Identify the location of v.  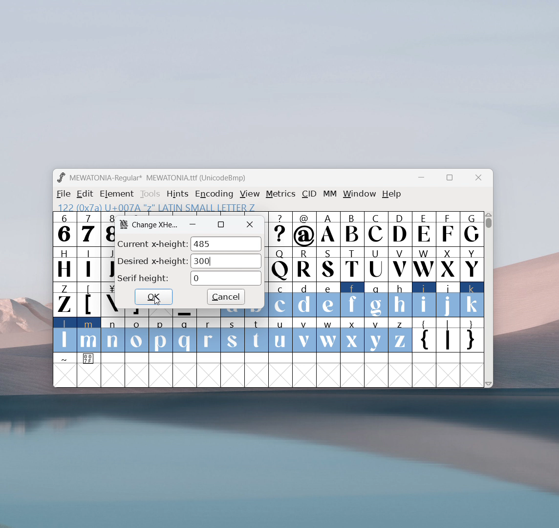
(304, 334).